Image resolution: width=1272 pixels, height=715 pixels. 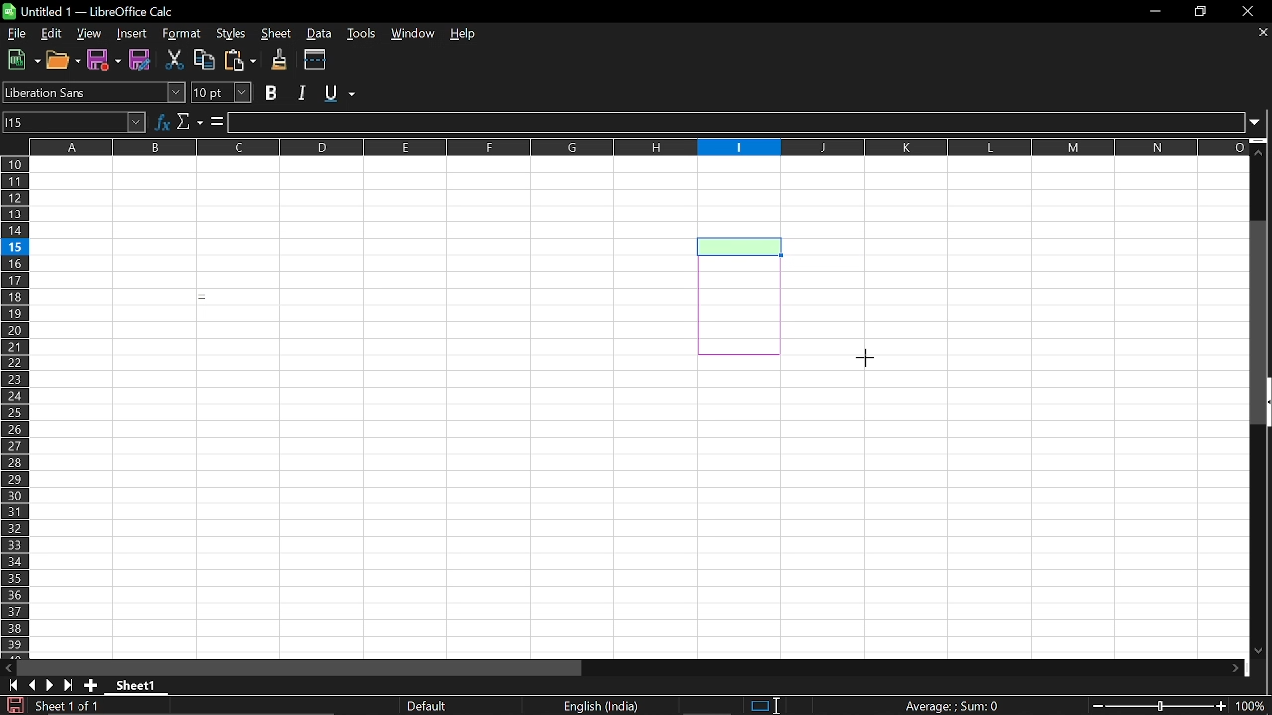 I want to click on View, so click(x=89, y=34).